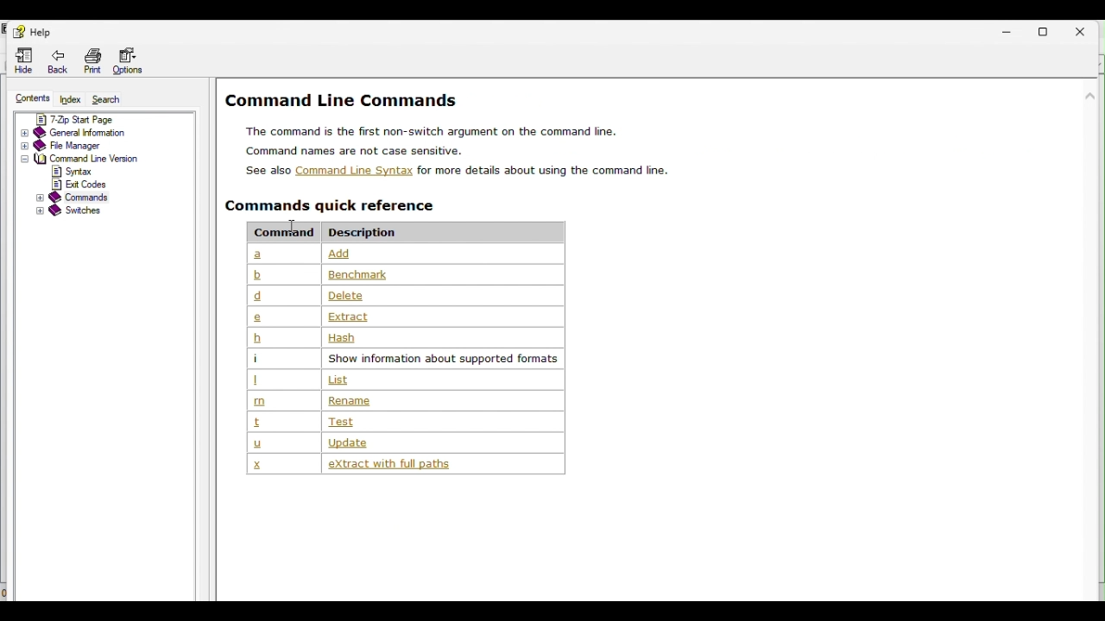 This screenshot has height=621, width=1105. I want to click on Minimize, so click(1009, 32).